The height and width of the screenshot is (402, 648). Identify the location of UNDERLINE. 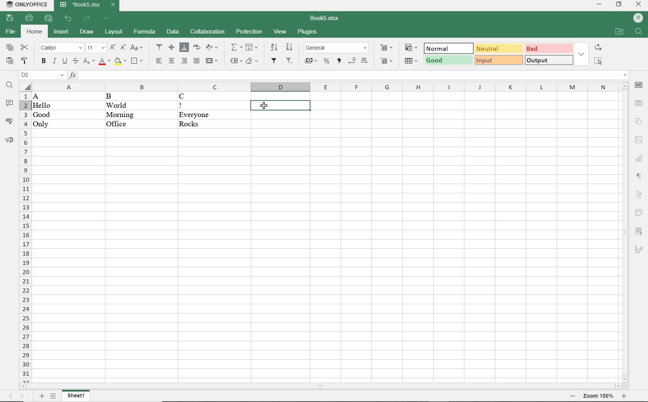
(65, 61).